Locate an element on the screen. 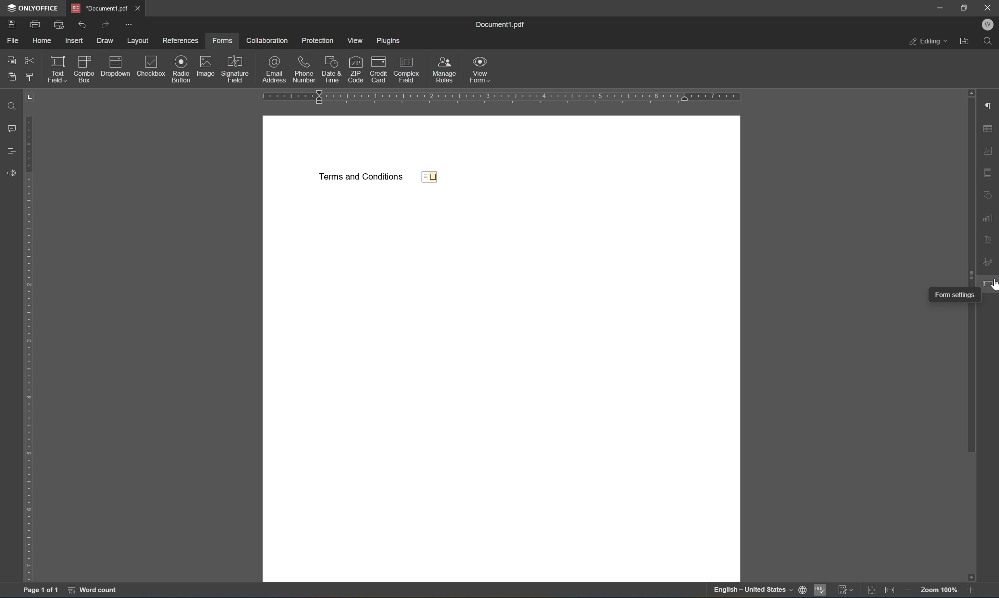  English ~ United States is located at coordinates (749, 590).